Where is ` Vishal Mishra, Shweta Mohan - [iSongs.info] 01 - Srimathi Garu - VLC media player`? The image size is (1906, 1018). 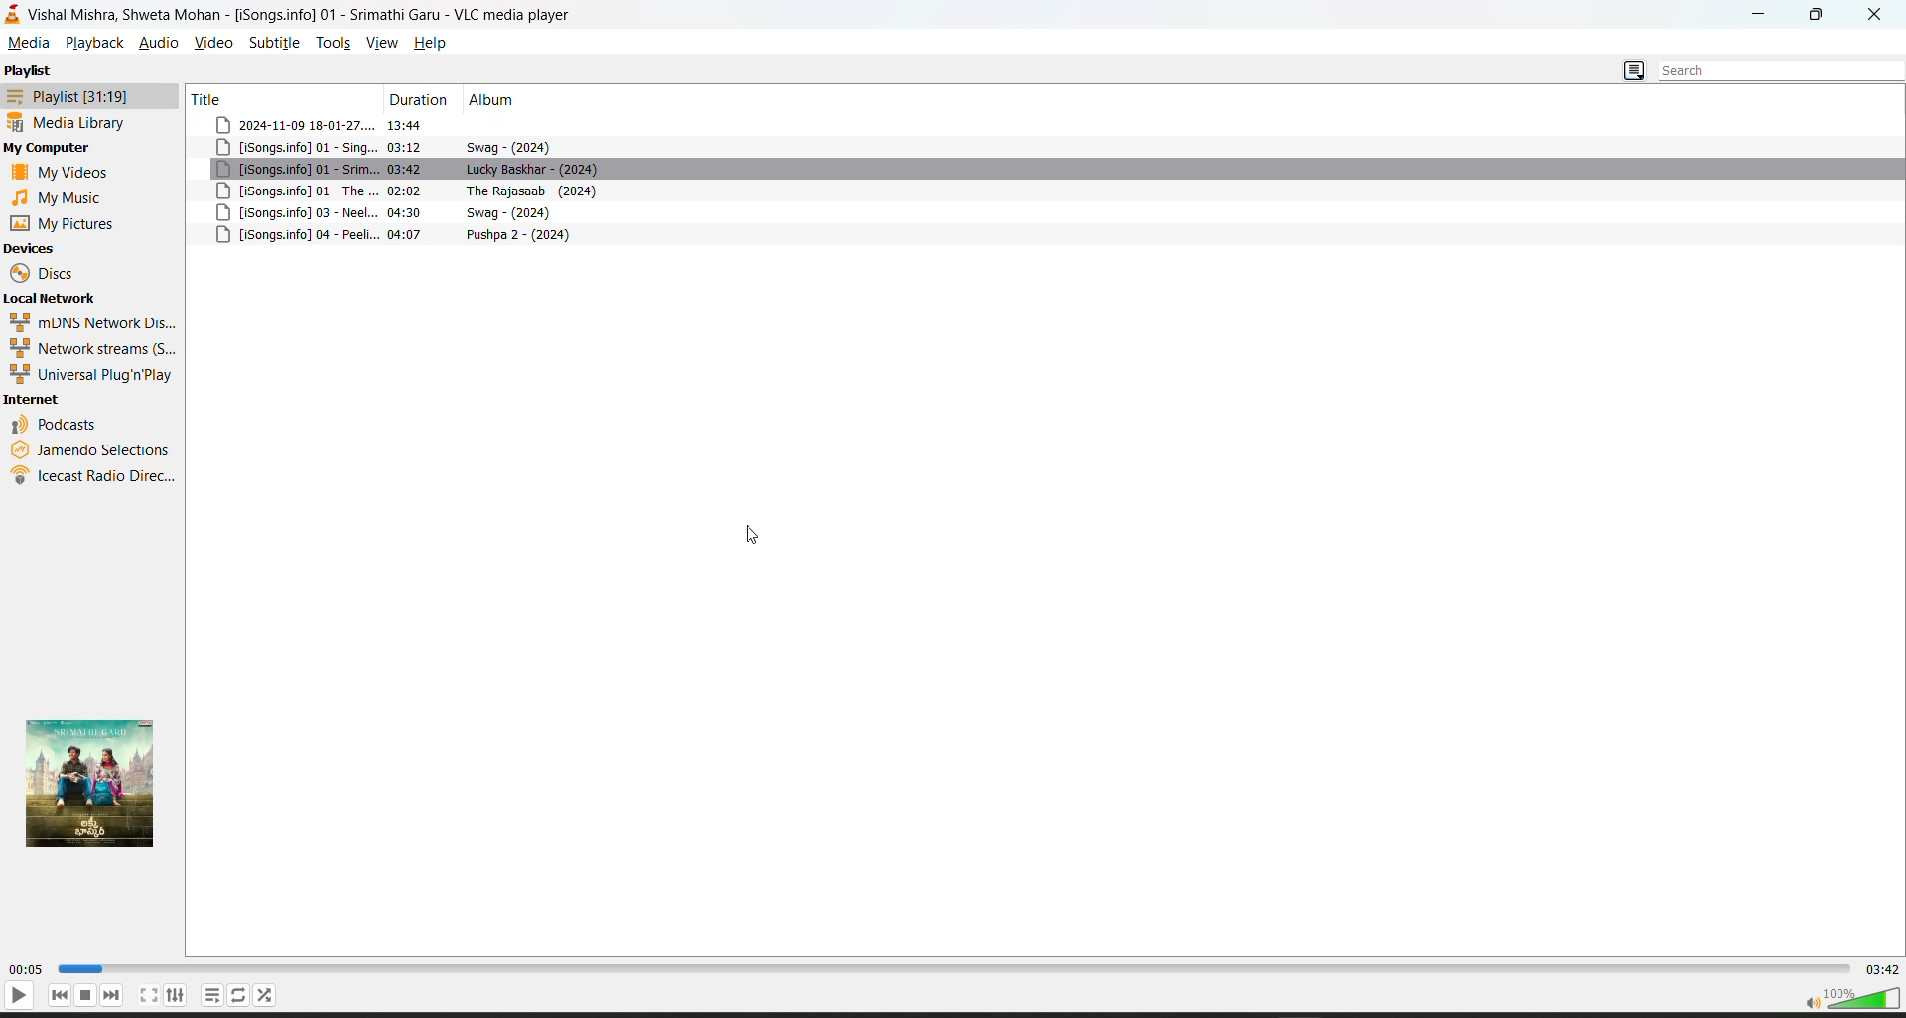  Vishal Mishra, Shweta Mohan - [iSongs.info] 01 - Srimathi Garu - VLC media player is located at coordinates (308, 15).